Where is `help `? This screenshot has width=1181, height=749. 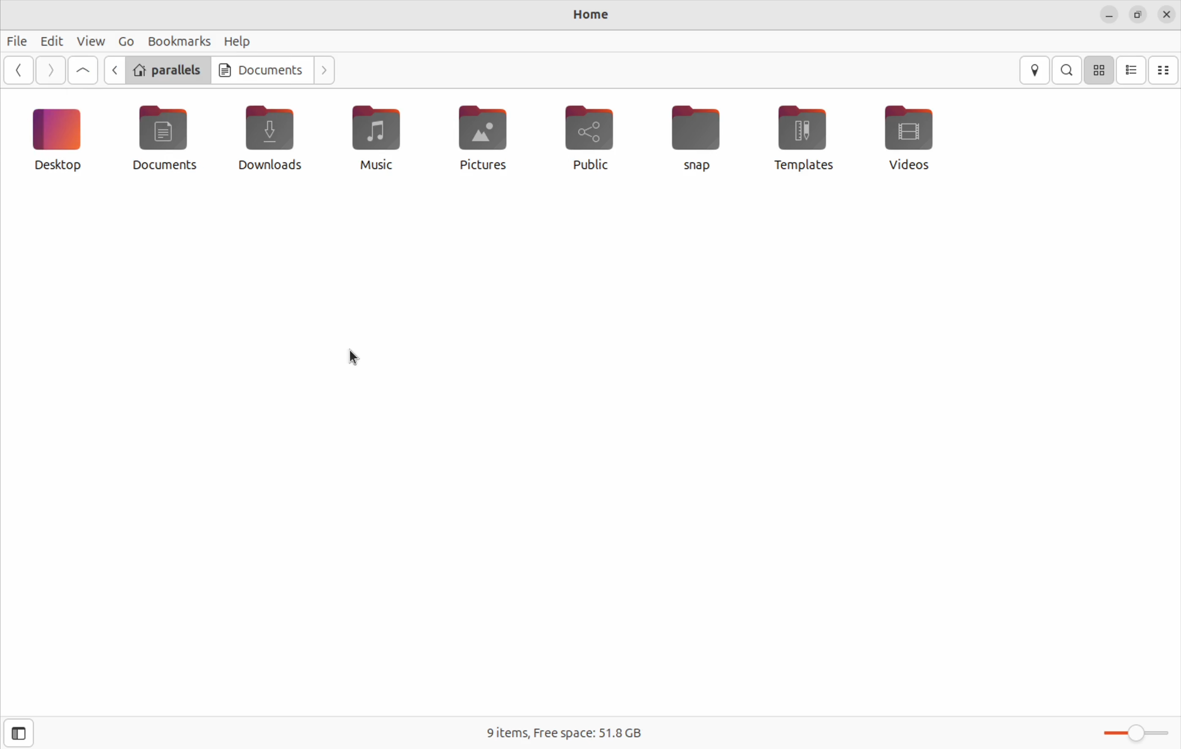
help  is located at coordinates (237, 41).